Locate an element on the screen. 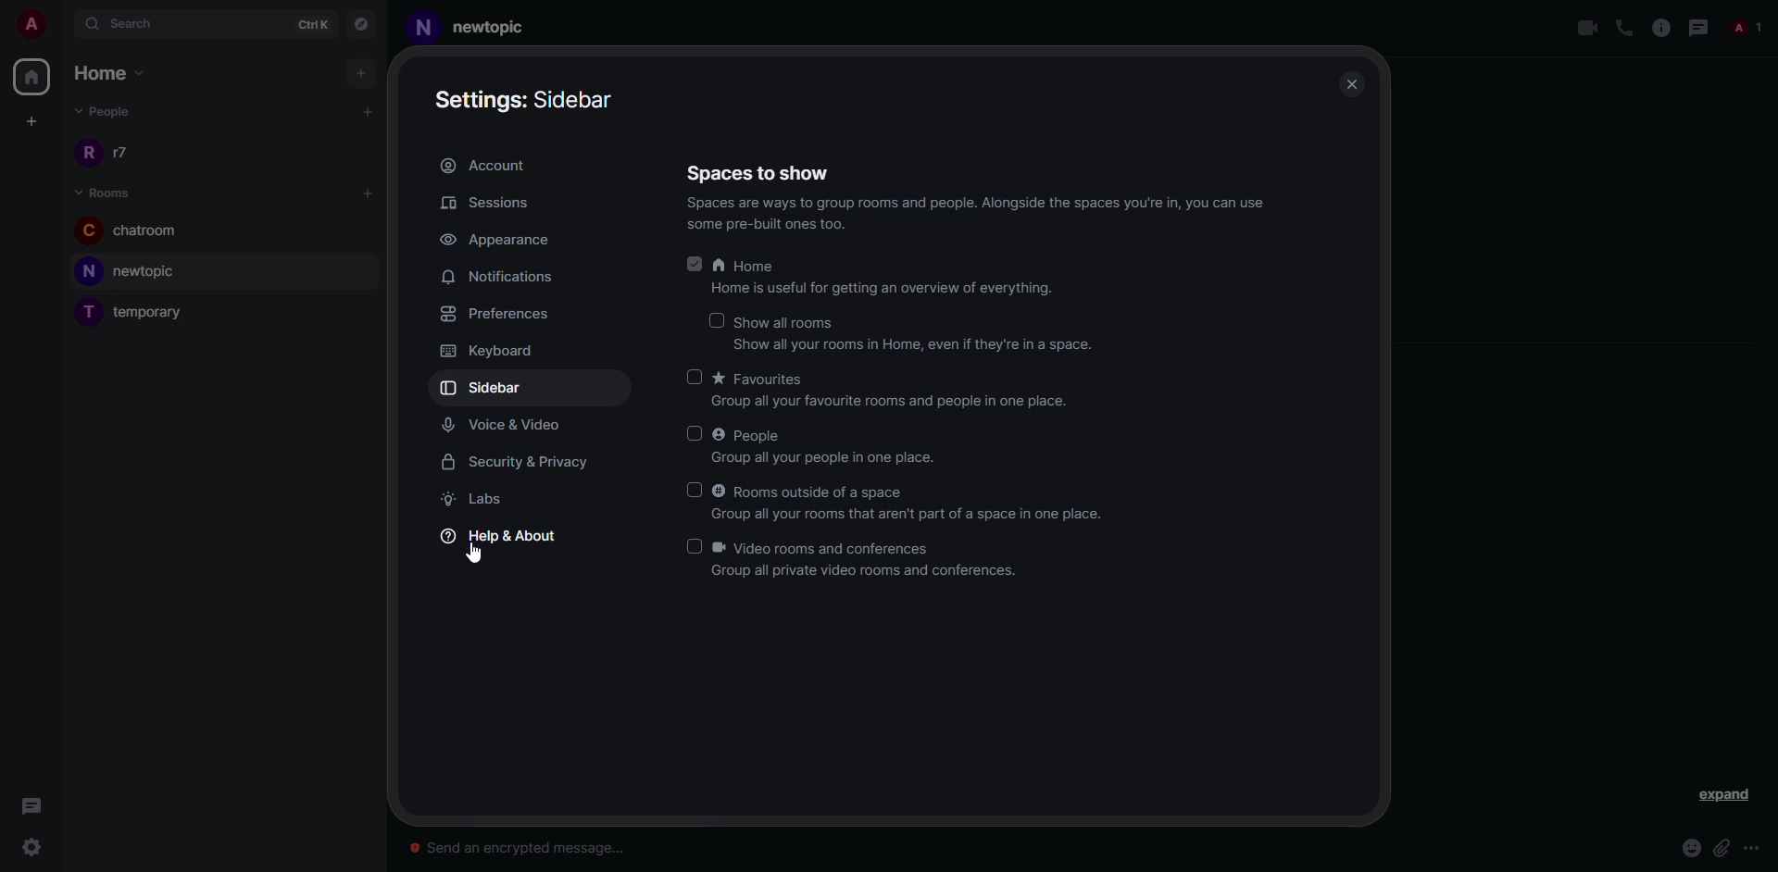 This screenshot has width=1778, height=872. emoji is located at coordinates (1690, 850).